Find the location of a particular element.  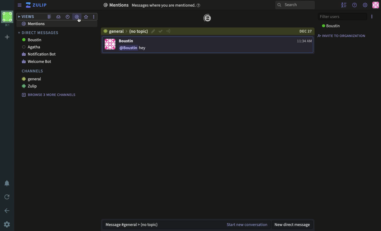

welcome bot is located at coordinates (37, 61).